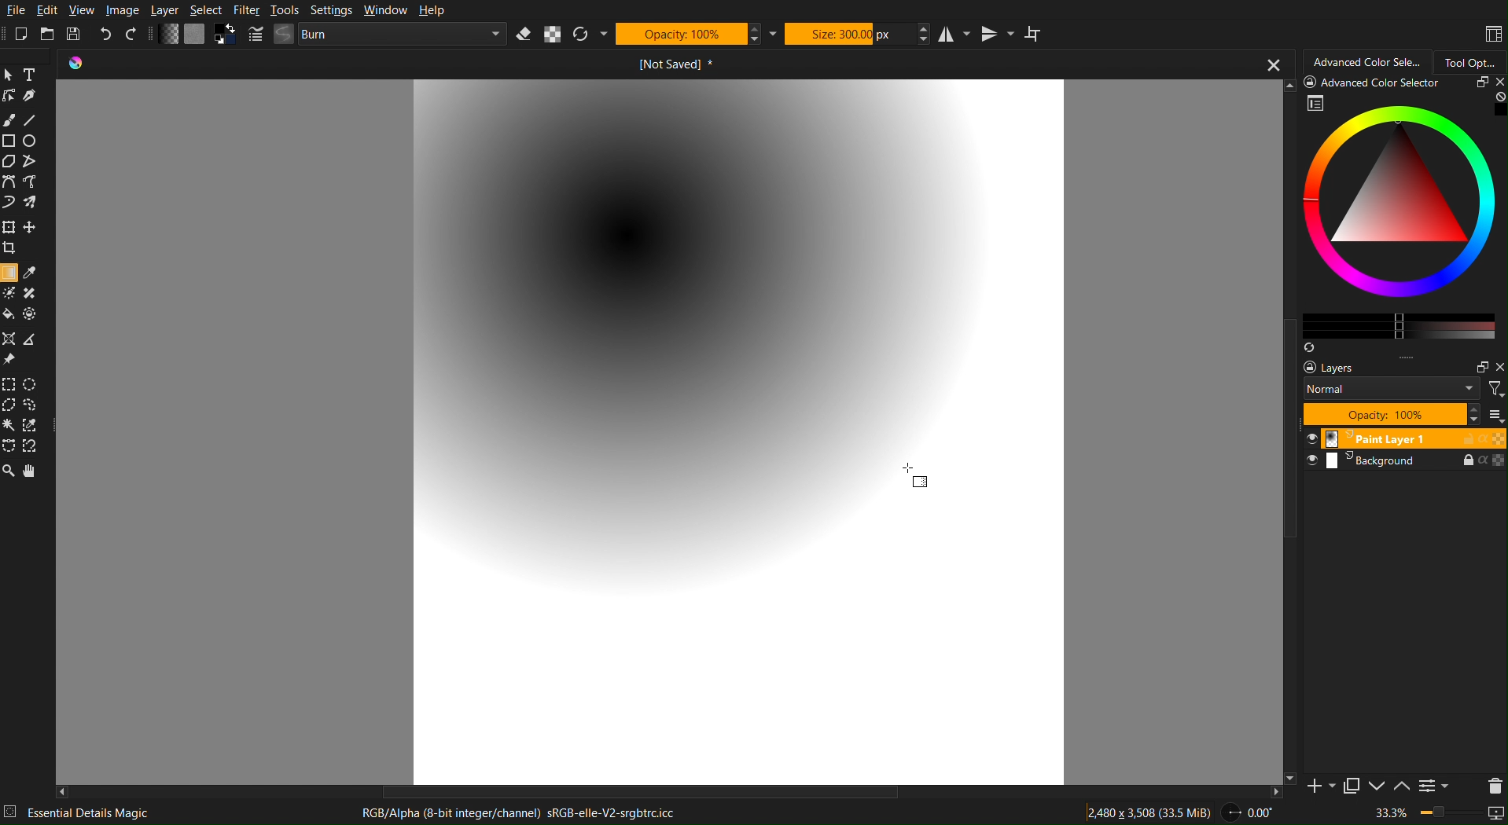 Image resolution: width=1508 pixels, height=825 pixels. I want to click on Image, so click(122, 10).